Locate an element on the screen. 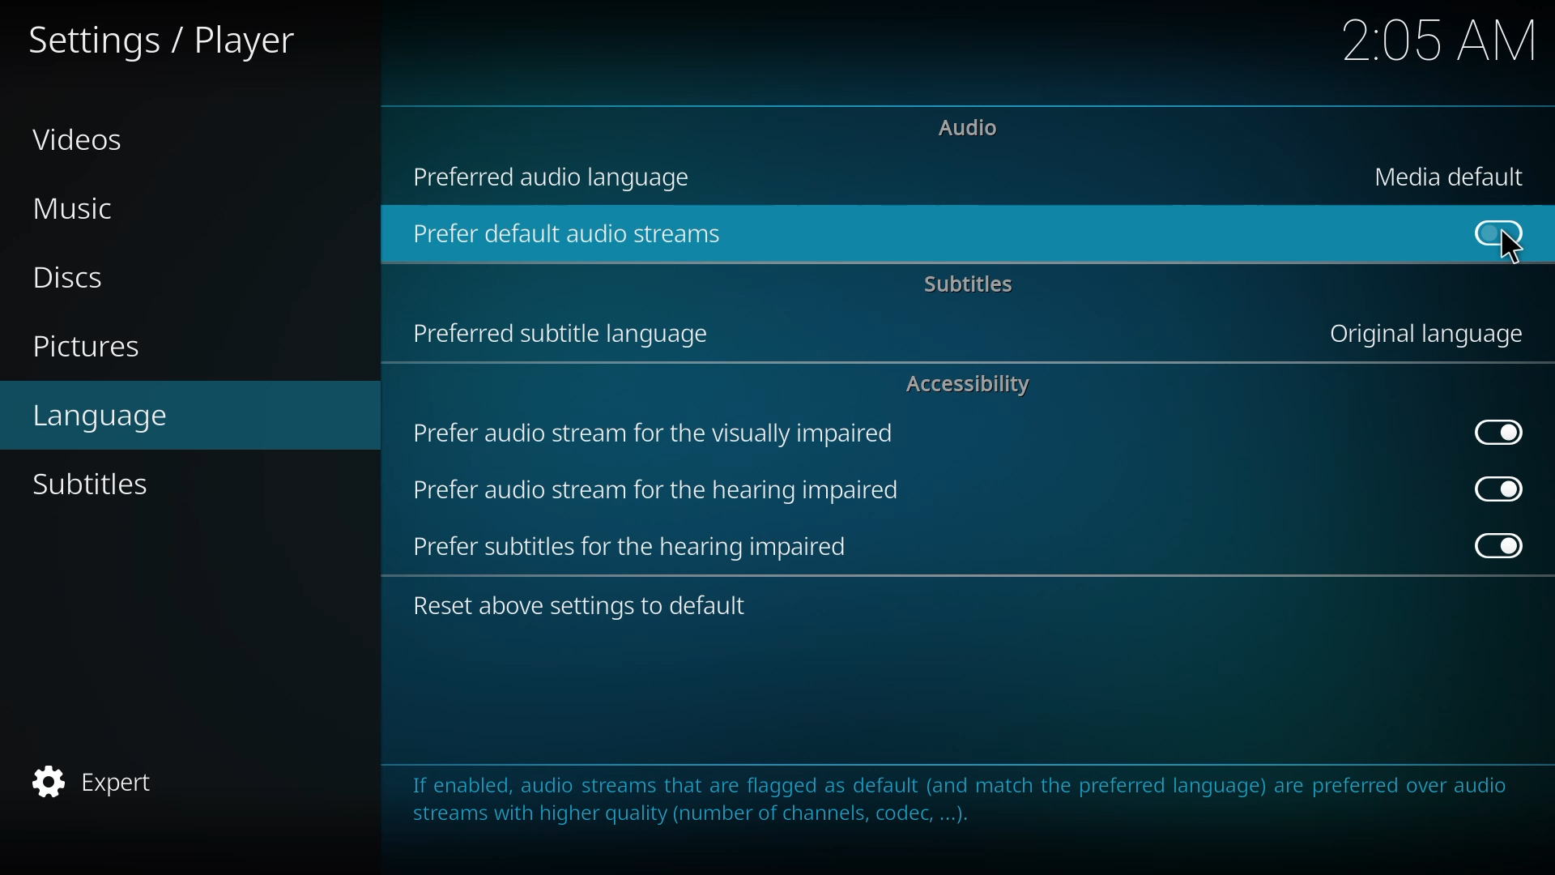  disabled is located at coordinates (1495, 232).